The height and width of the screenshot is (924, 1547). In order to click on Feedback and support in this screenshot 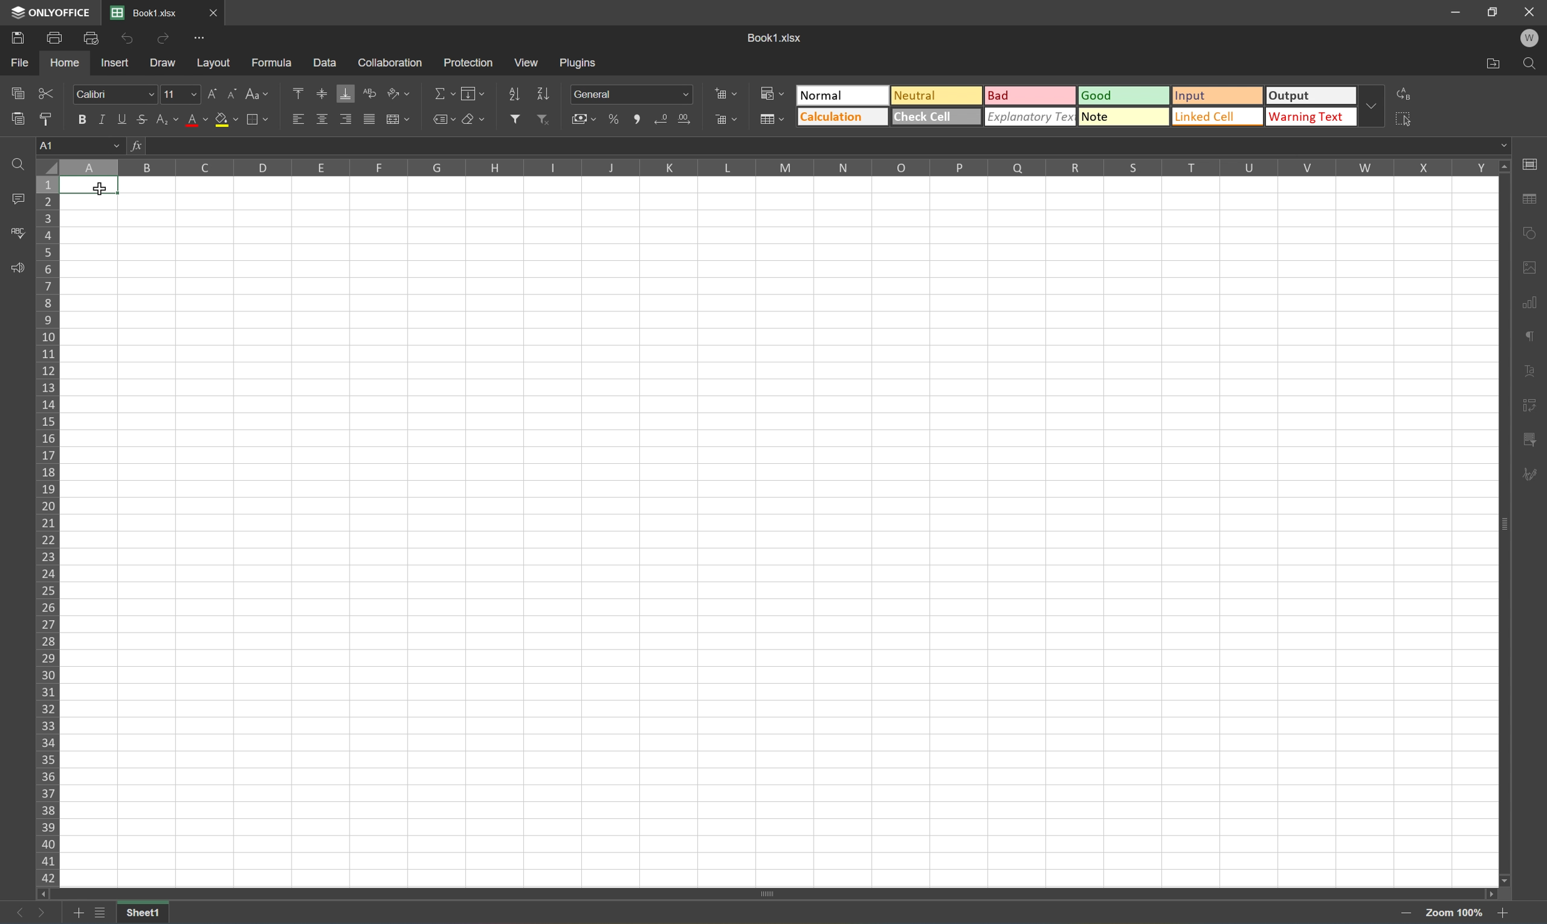, I will do `click(17, 268)`.